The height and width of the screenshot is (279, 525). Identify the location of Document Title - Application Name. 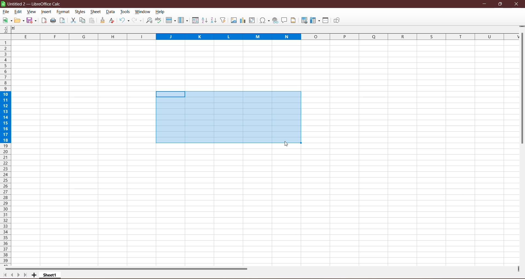
(36, 4).